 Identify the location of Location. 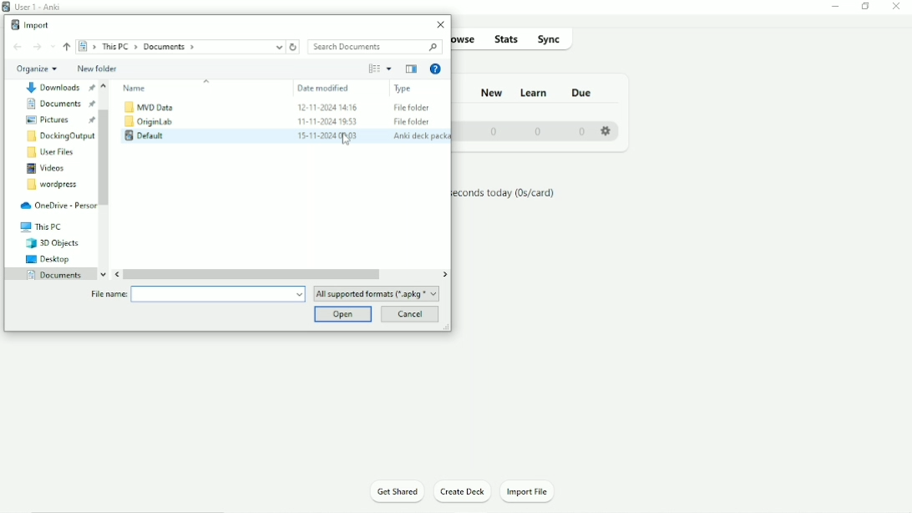
(180, 48).